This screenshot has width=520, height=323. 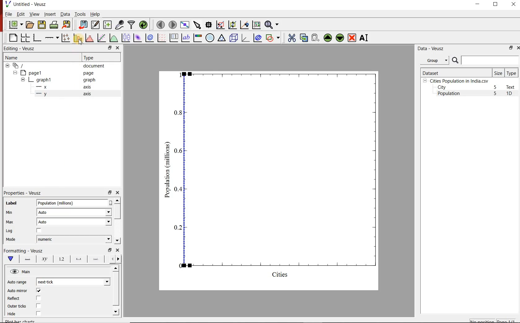 I want to click on restore, so click(x=511, y=48).